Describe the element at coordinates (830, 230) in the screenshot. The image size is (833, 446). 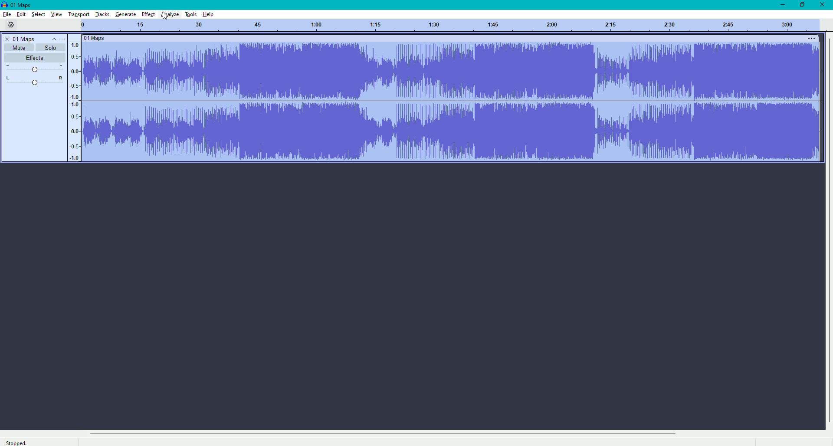
I see `vertical scrollbar` at that location.